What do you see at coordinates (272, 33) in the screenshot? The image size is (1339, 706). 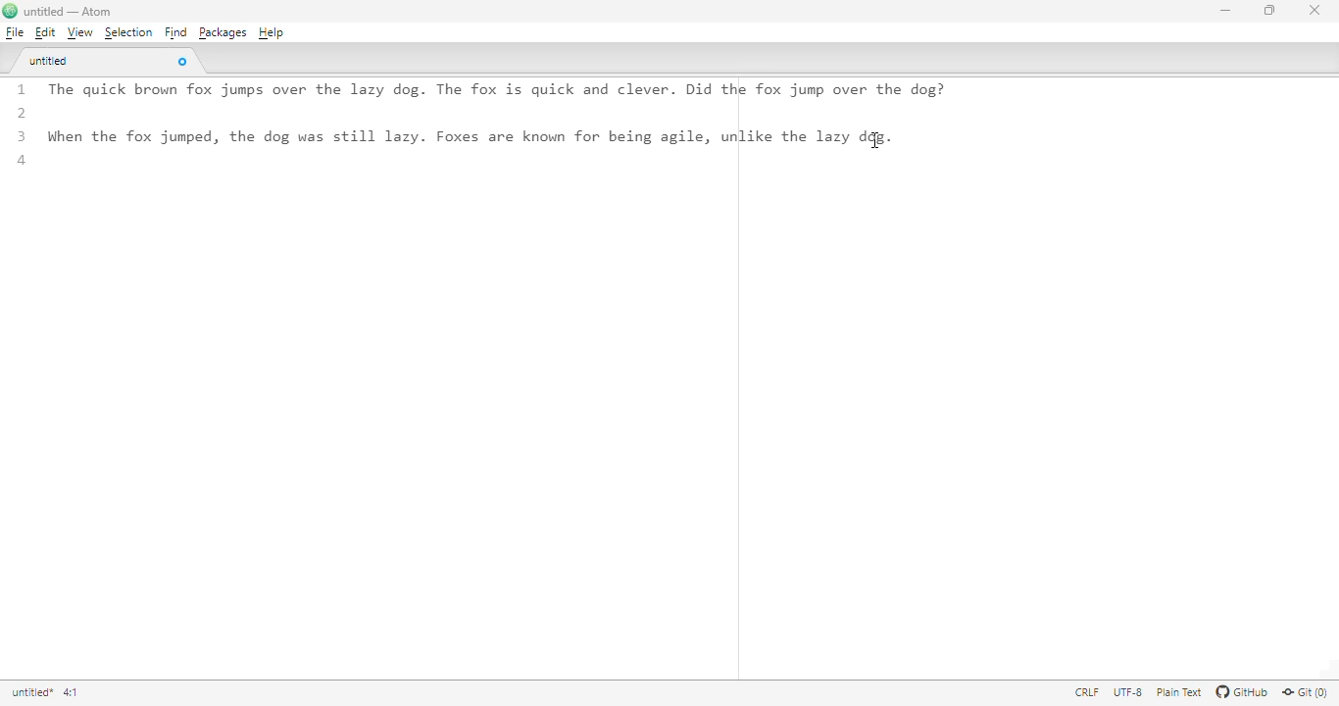 I see `help` at bounding box center [272, 33].